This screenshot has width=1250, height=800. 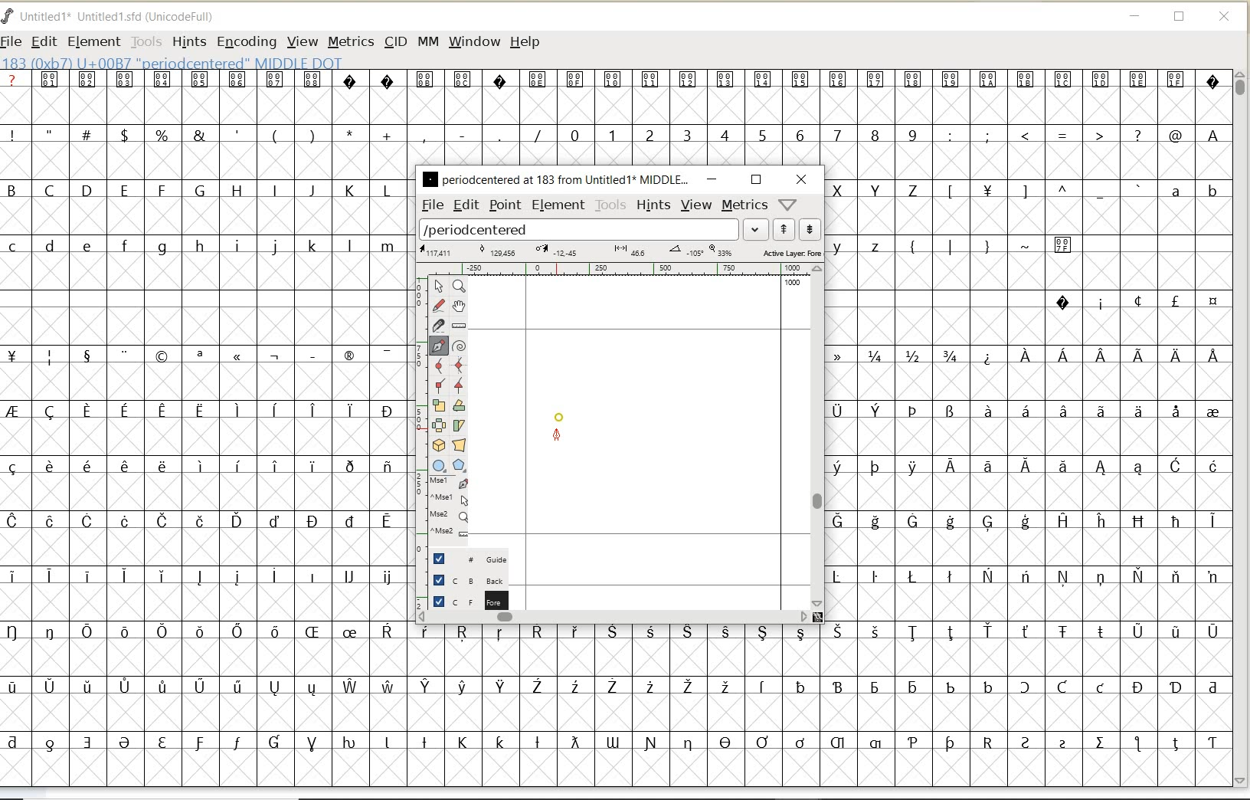 I want to click on RESTORE, so click(x=1180, y=19).